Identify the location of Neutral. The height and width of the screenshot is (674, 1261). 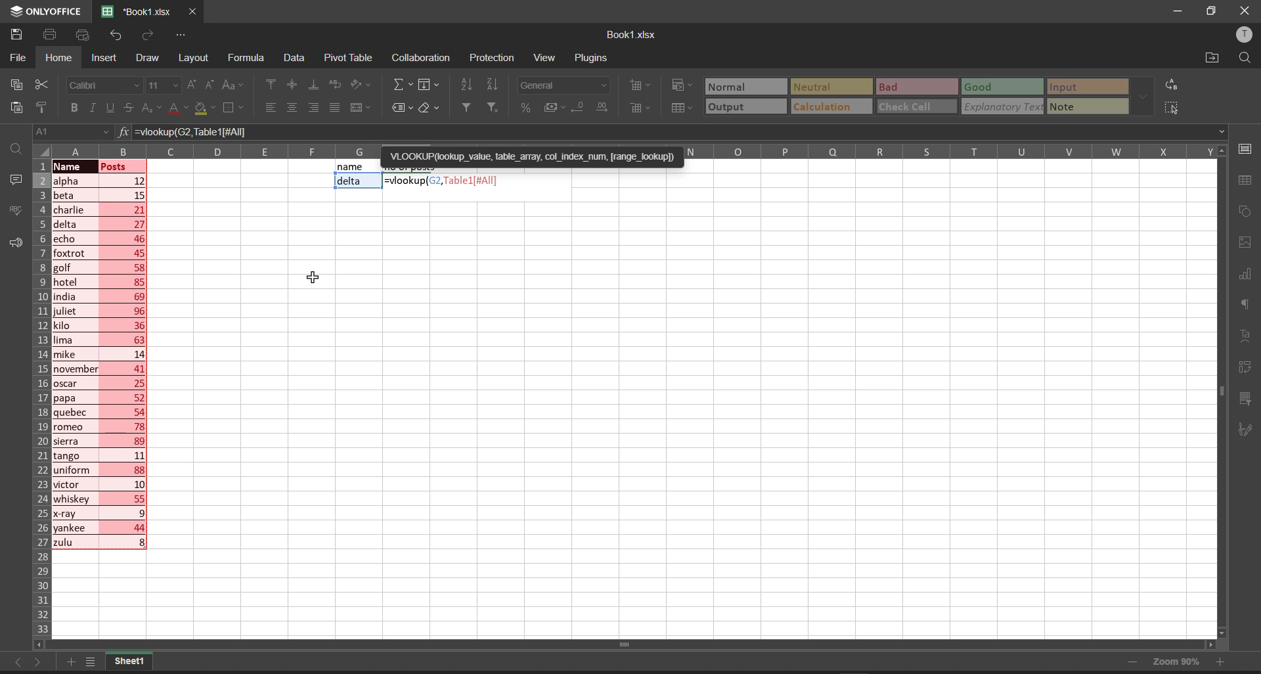
(814, 86).